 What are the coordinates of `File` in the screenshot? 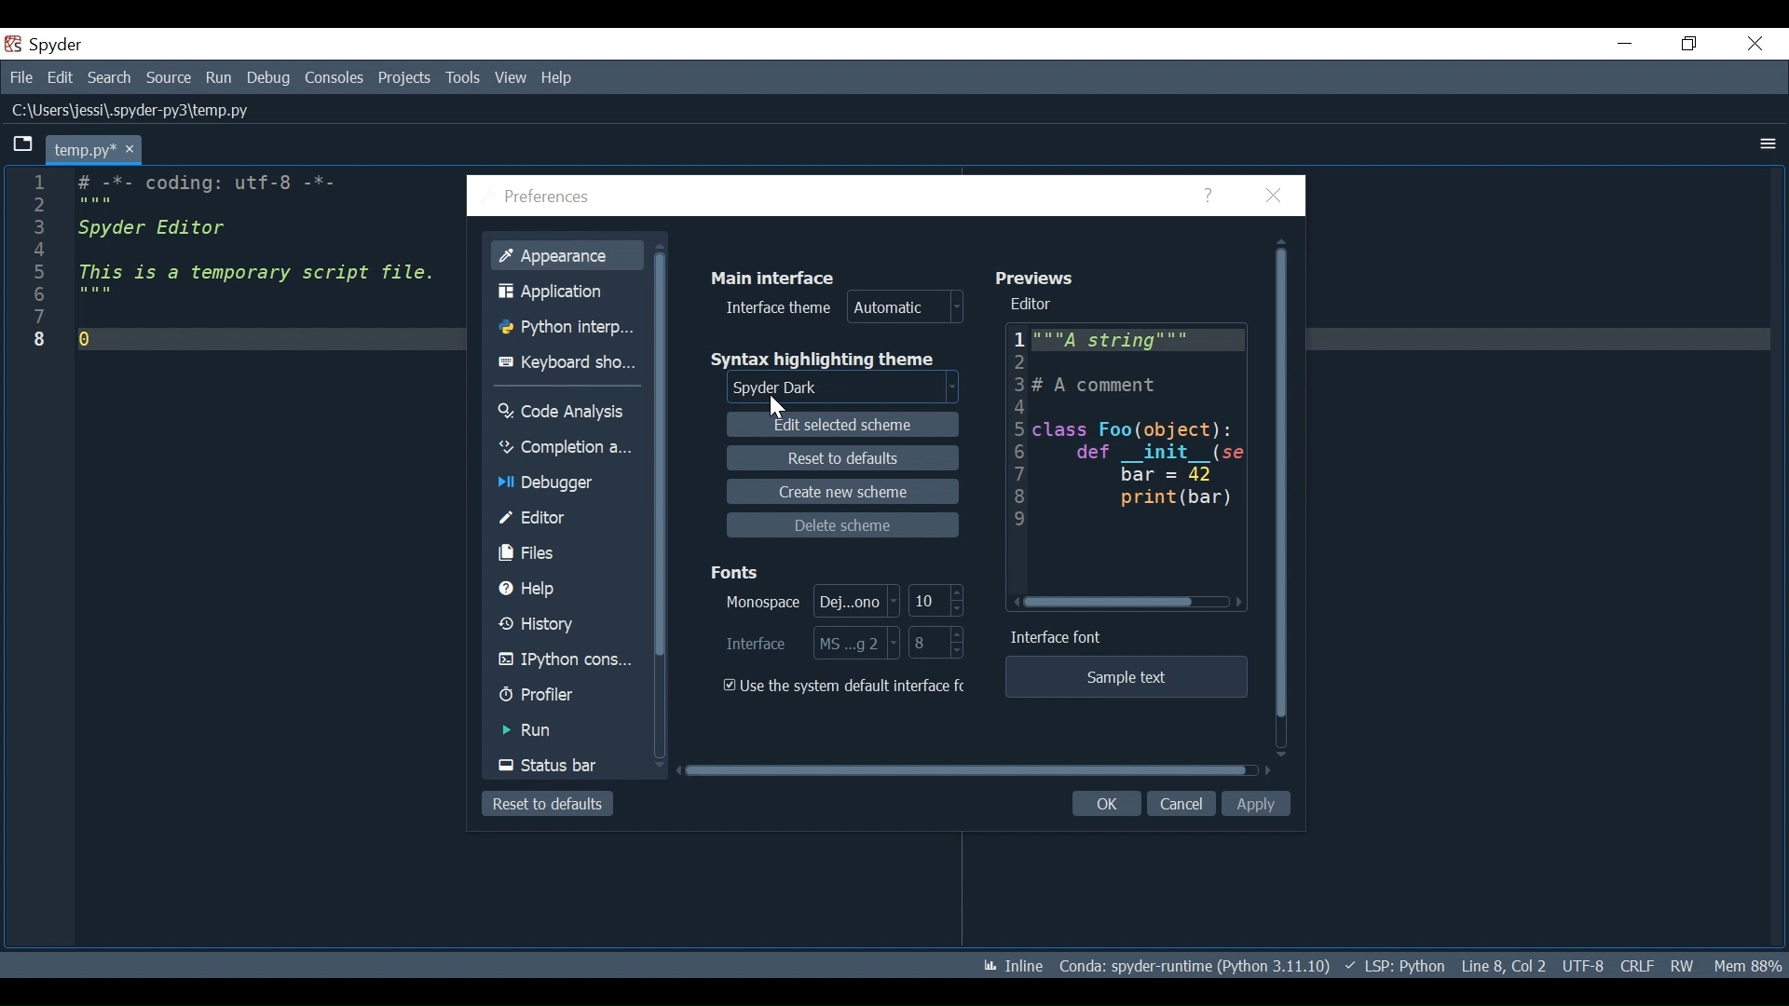 It's located at (21, 77).